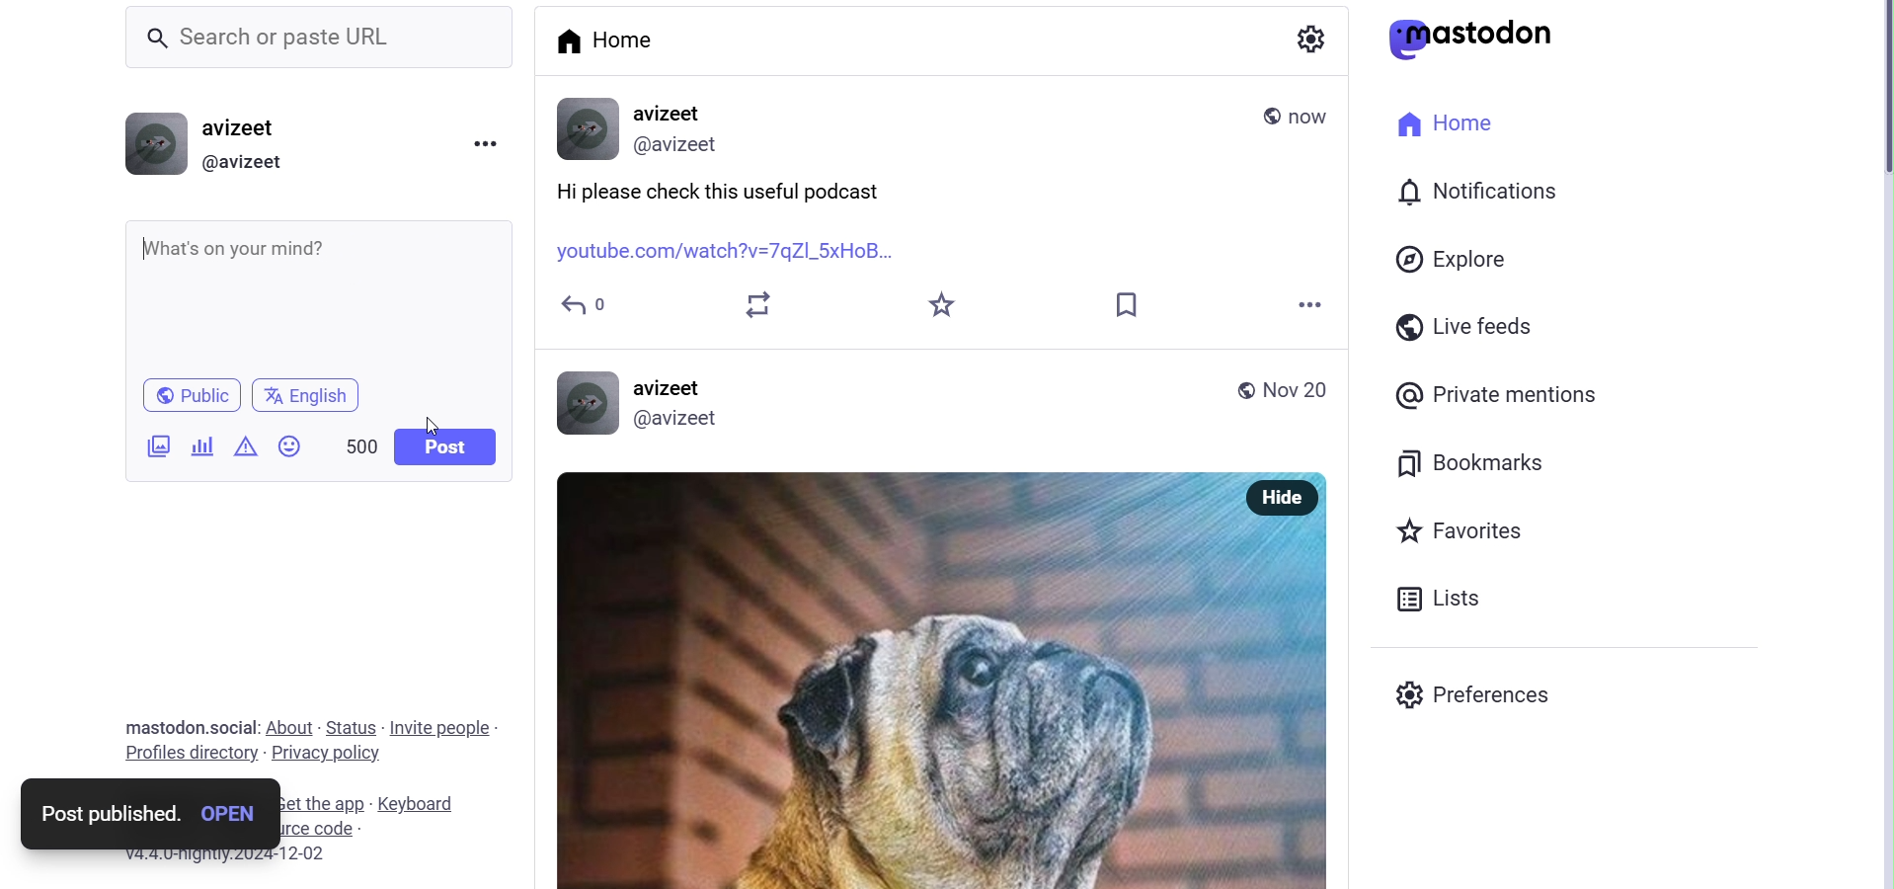 The image size is (1894, 889). Describe the element at coordinates (1245, 388) in the screenshot. I see `public` at that location.